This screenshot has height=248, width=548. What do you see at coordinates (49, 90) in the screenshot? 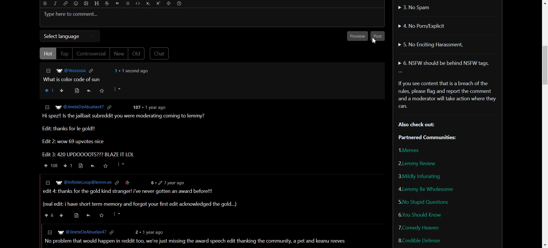
I see `Upvote` at bounding box center [49, 90].